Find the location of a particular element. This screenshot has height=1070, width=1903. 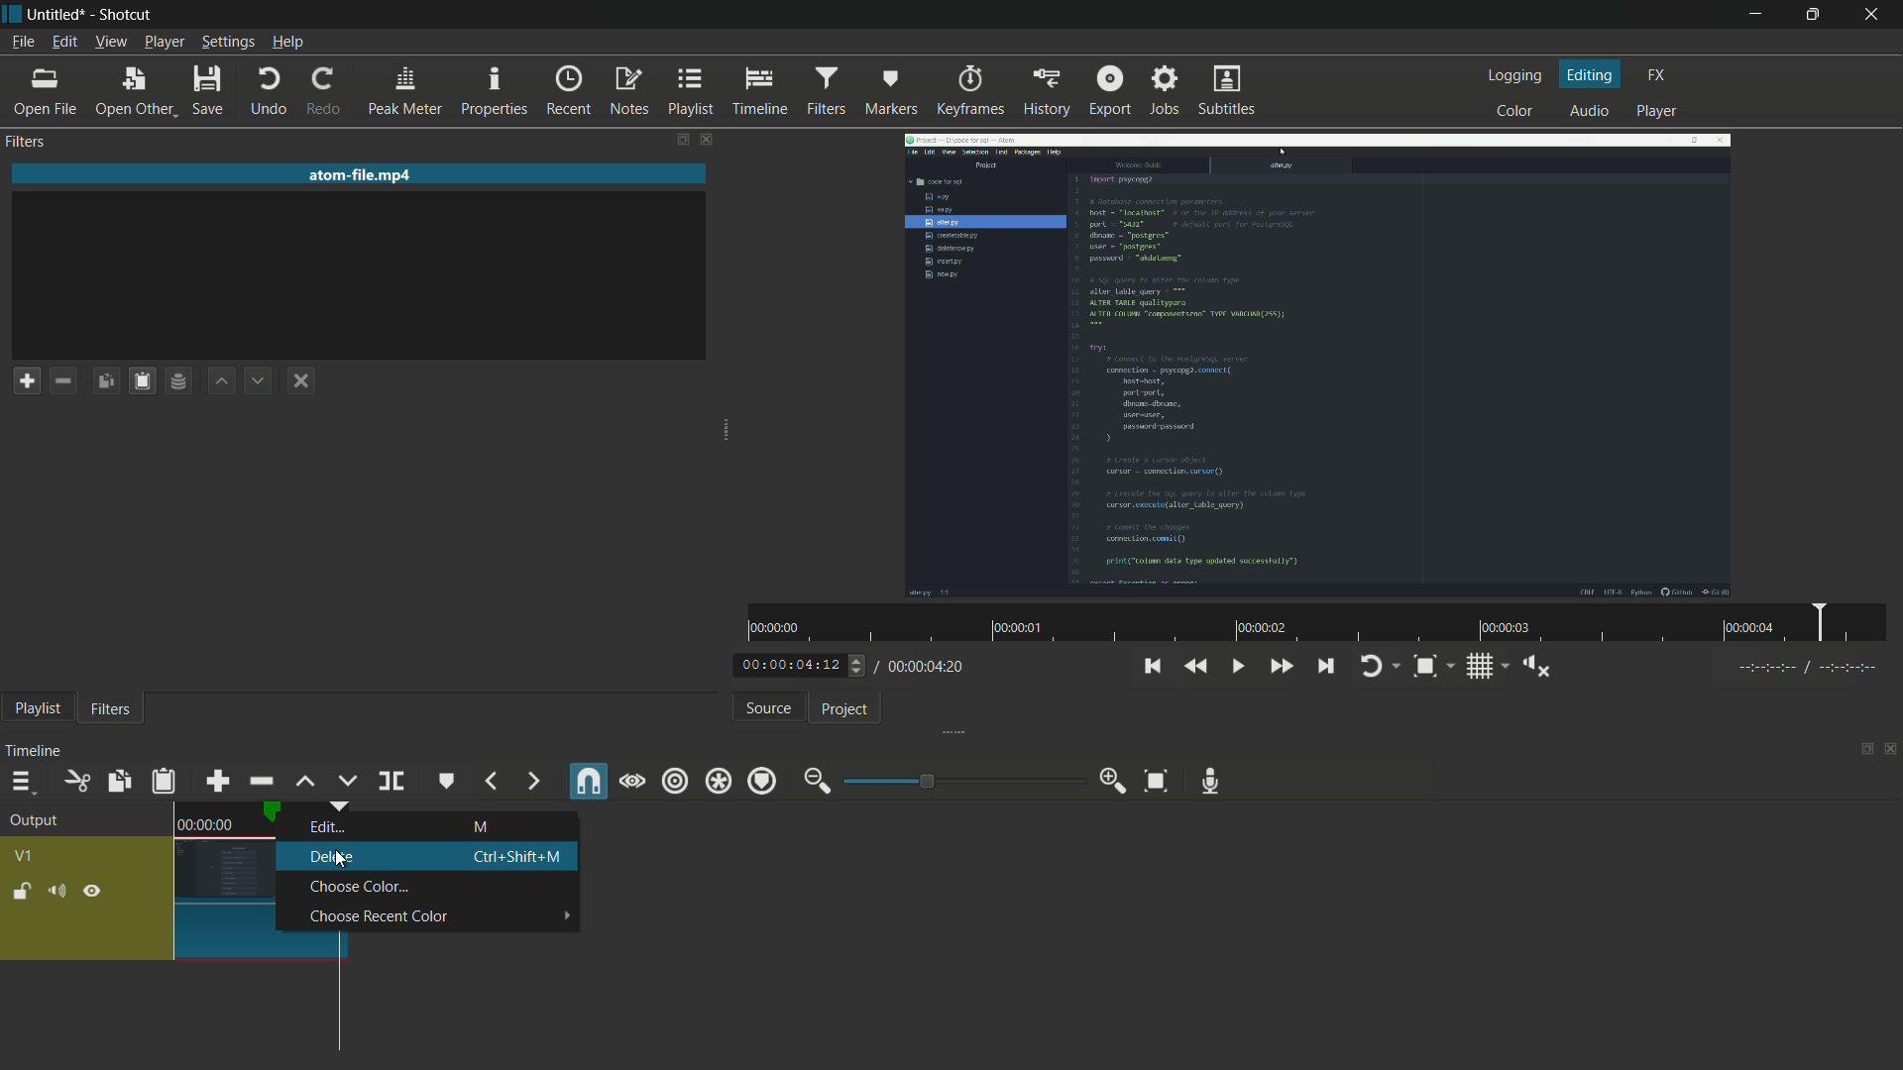

move filter up is located at coordinates (219, 382).